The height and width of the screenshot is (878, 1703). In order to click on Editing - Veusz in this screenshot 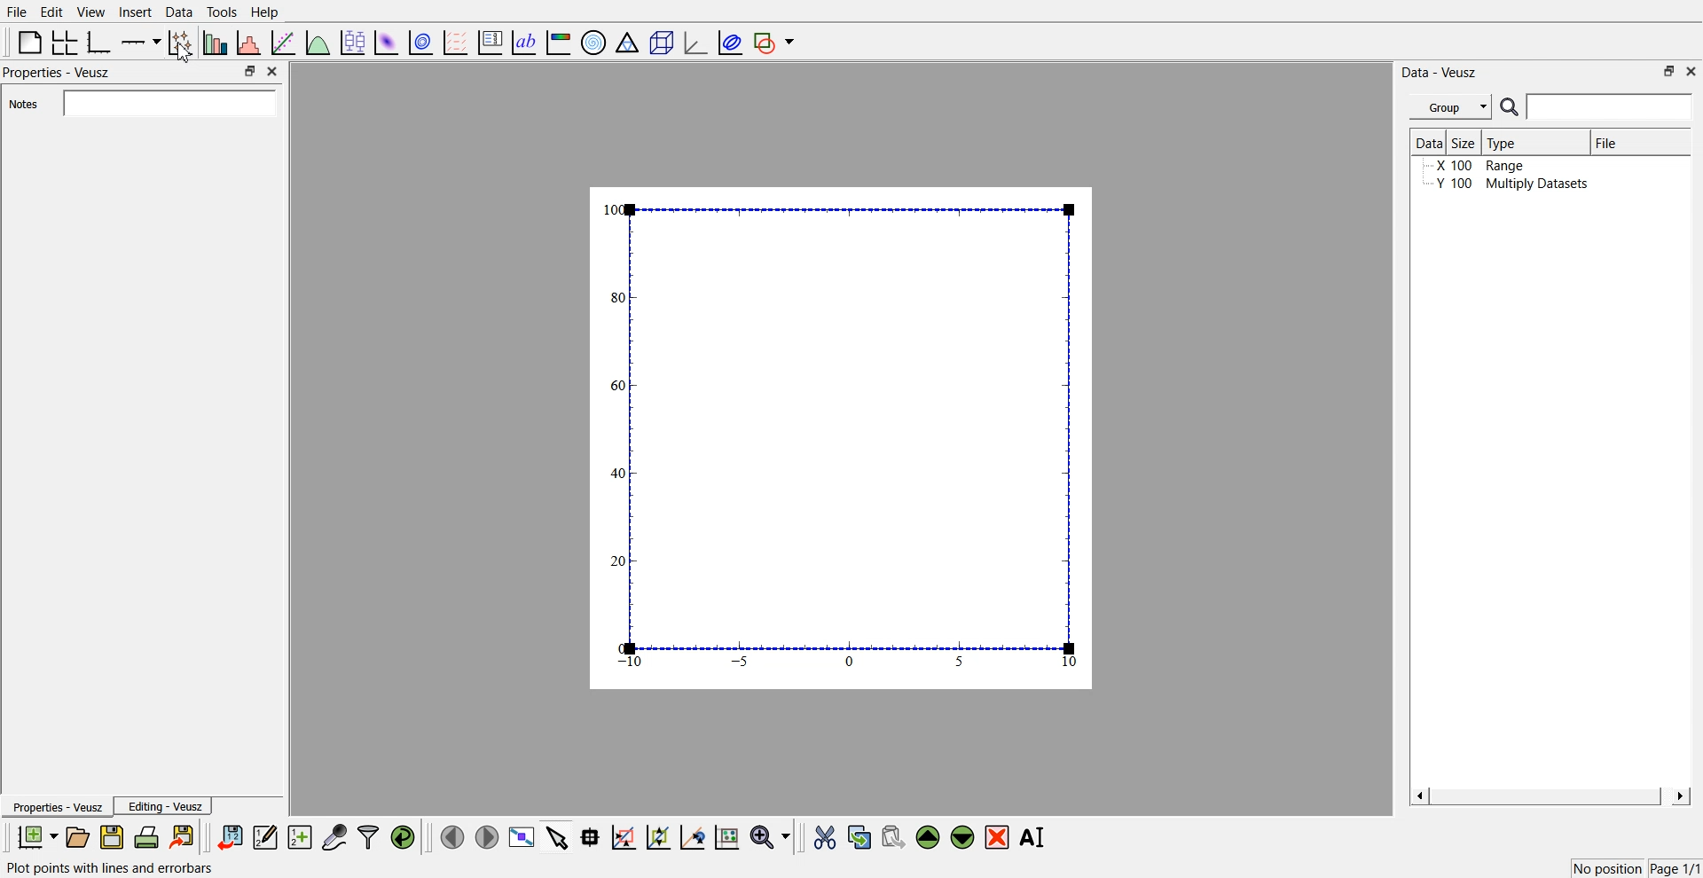, I will do `click(165, 806)`.